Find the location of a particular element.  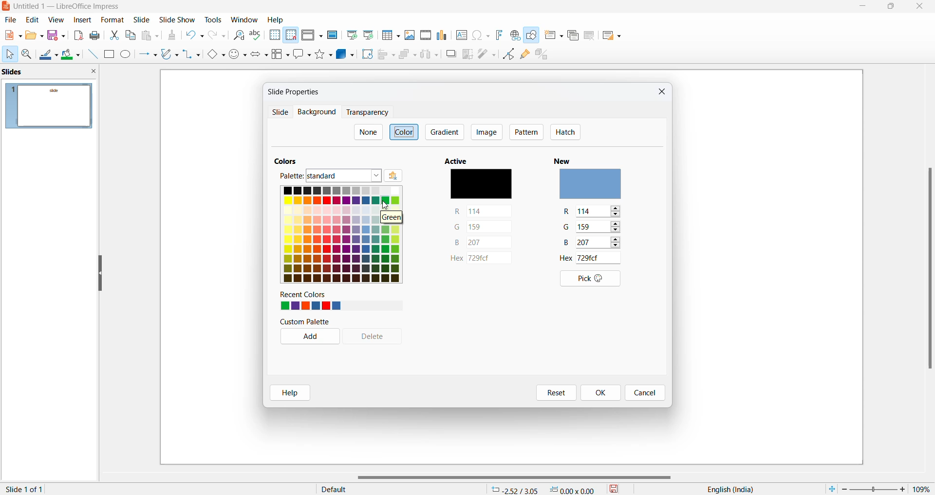

arrange is located at coordinates (407, 56).